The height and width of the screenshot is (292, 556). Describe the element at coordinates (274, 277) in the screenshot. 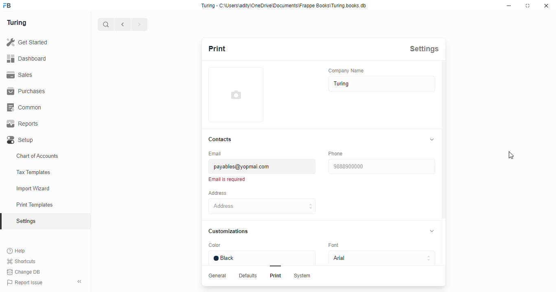

I see `Print` at that location.